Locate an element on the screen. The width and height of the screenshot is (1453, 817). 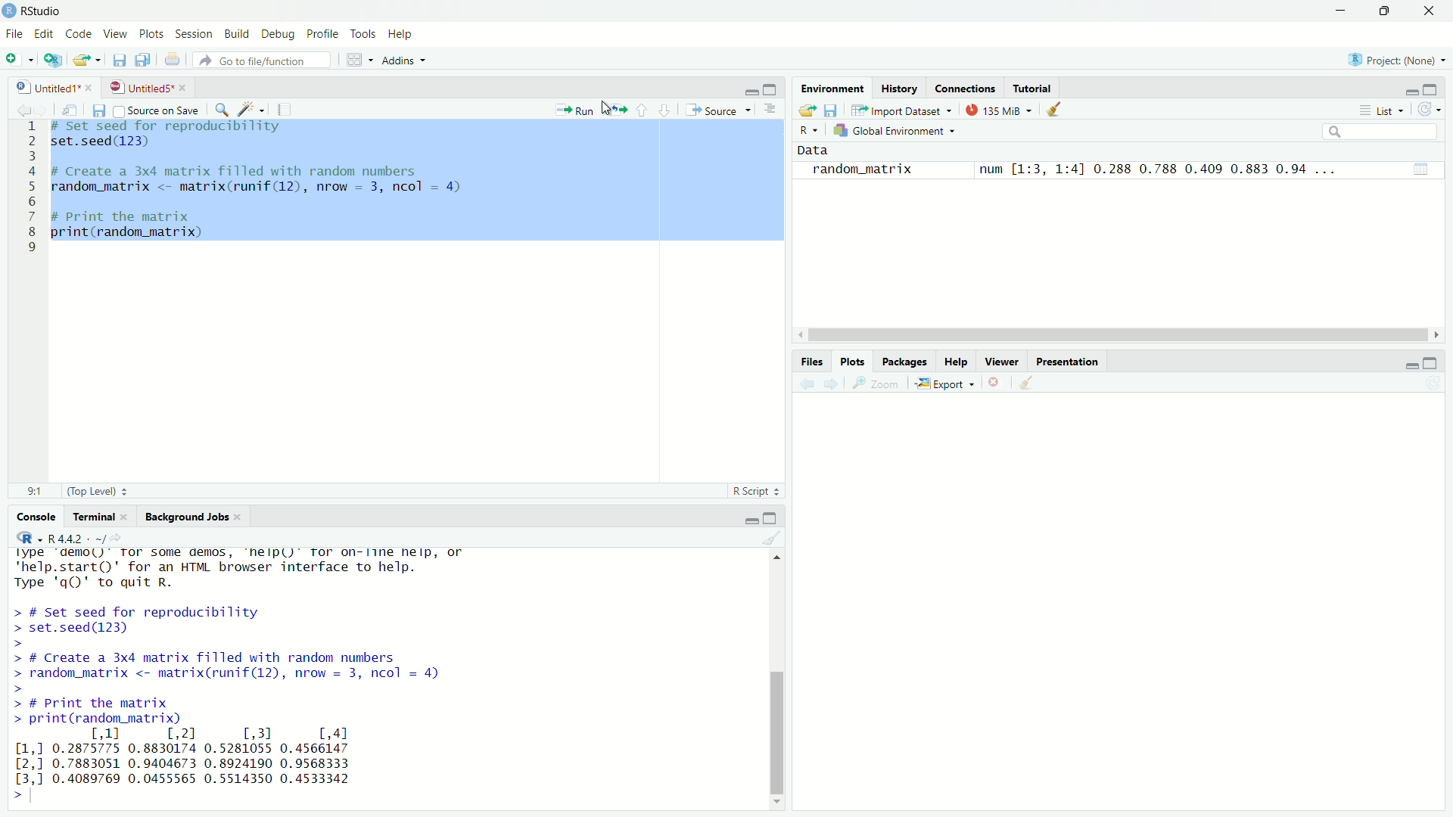
maximise is located at coordinates (770, 88).